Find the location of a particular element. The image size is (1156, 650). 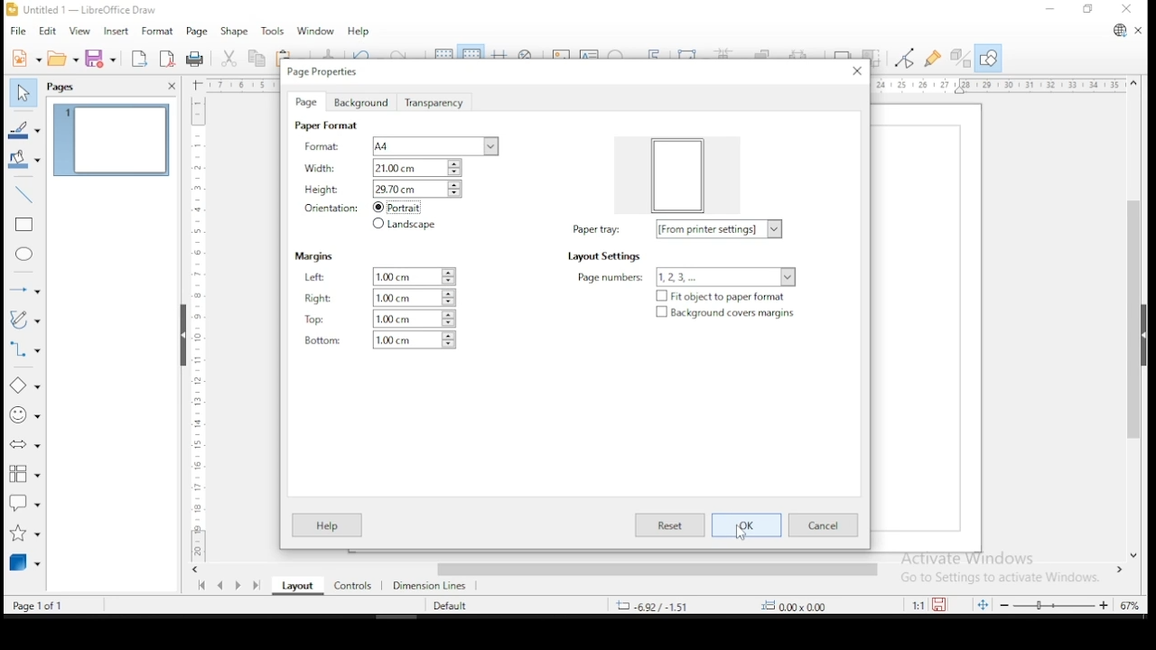

cut is located at coordinates (228, 60).